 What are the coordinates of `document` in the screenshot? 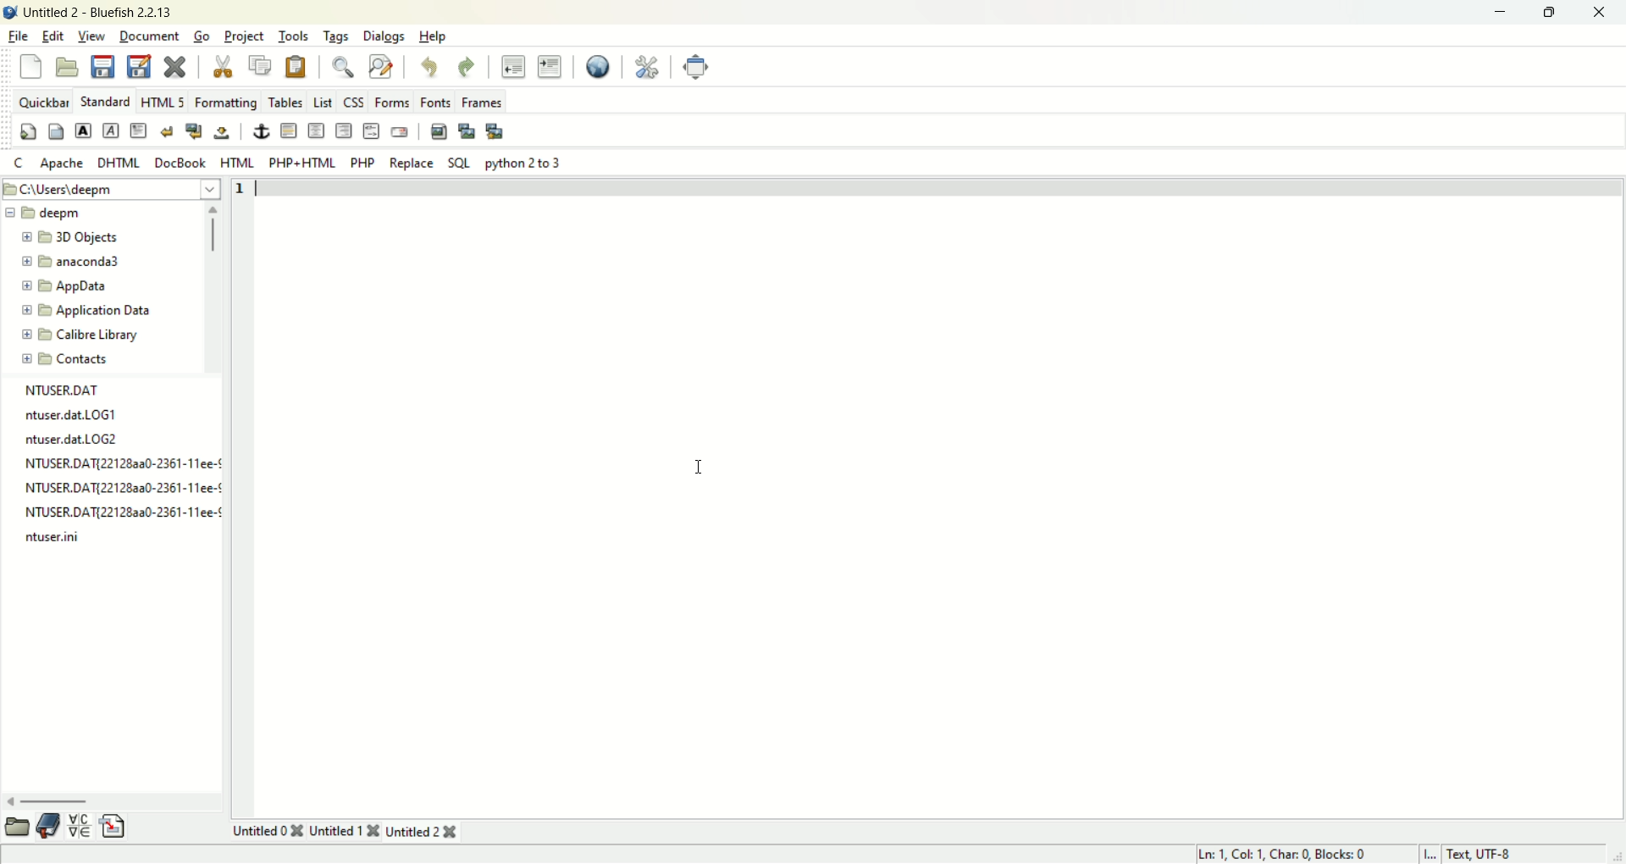 It's located at (152, 35).